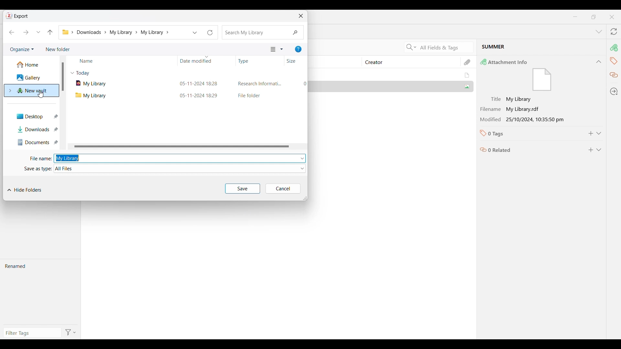 Image resolution: width=621 pixels, height=349 pixels. I want to click on New vault, so click(32, 91).